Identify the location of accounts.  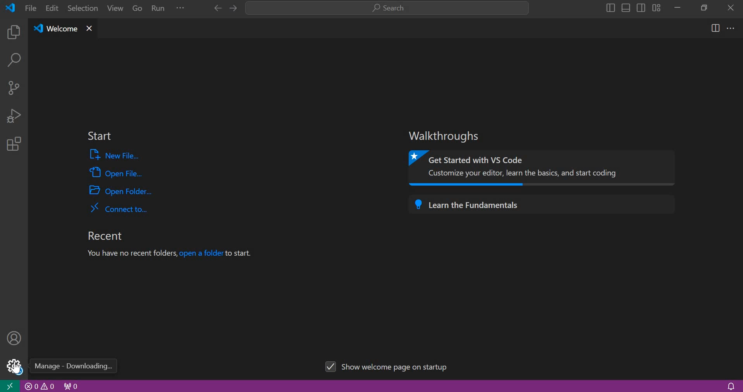
(15, 337).